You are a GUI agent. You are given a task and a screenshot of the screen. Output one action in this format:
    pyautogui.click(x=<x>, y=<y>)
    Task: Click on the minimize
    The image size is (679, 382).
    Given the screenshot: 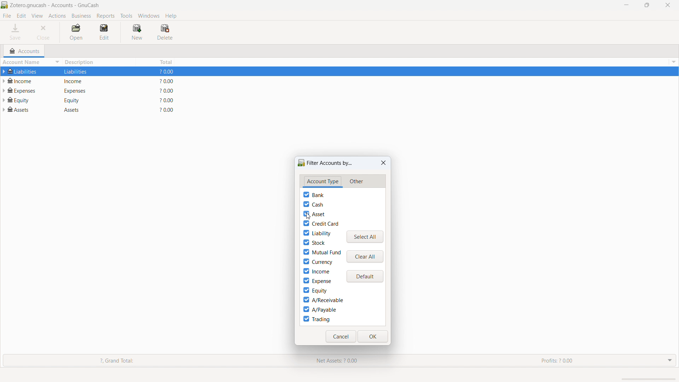 What is the action you would take?
    pyautogui.click(x=626, y=5)
    